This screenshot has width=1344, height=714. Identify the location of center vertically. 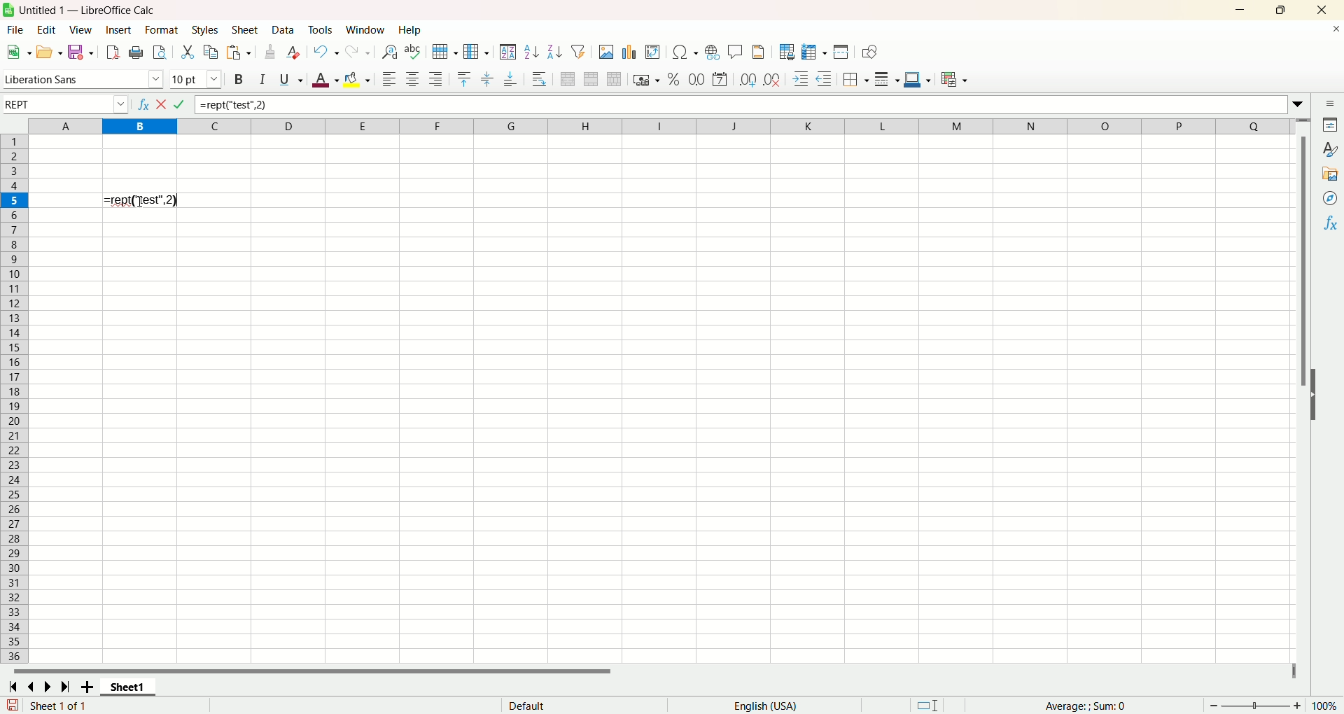
(489, 78).